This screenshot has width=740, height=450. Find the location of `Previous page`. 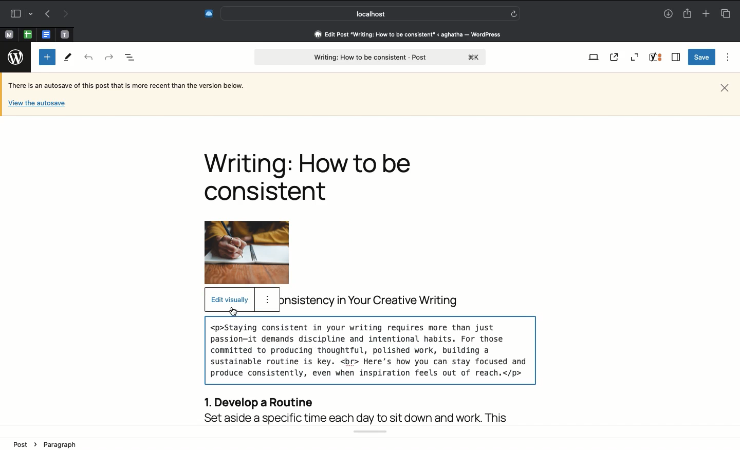

Previous page is located at coordinates (46, 14).